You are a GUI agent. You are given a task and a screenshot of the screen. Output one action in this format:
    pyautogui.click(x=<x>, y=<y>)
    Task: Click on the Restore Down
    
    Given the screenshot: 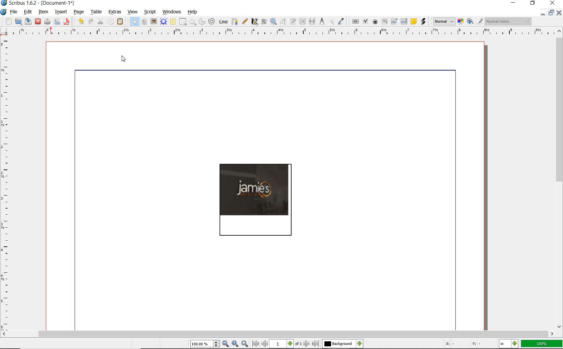 What is the action you would take?
    pyautogui.click(x=541, y=12)
    